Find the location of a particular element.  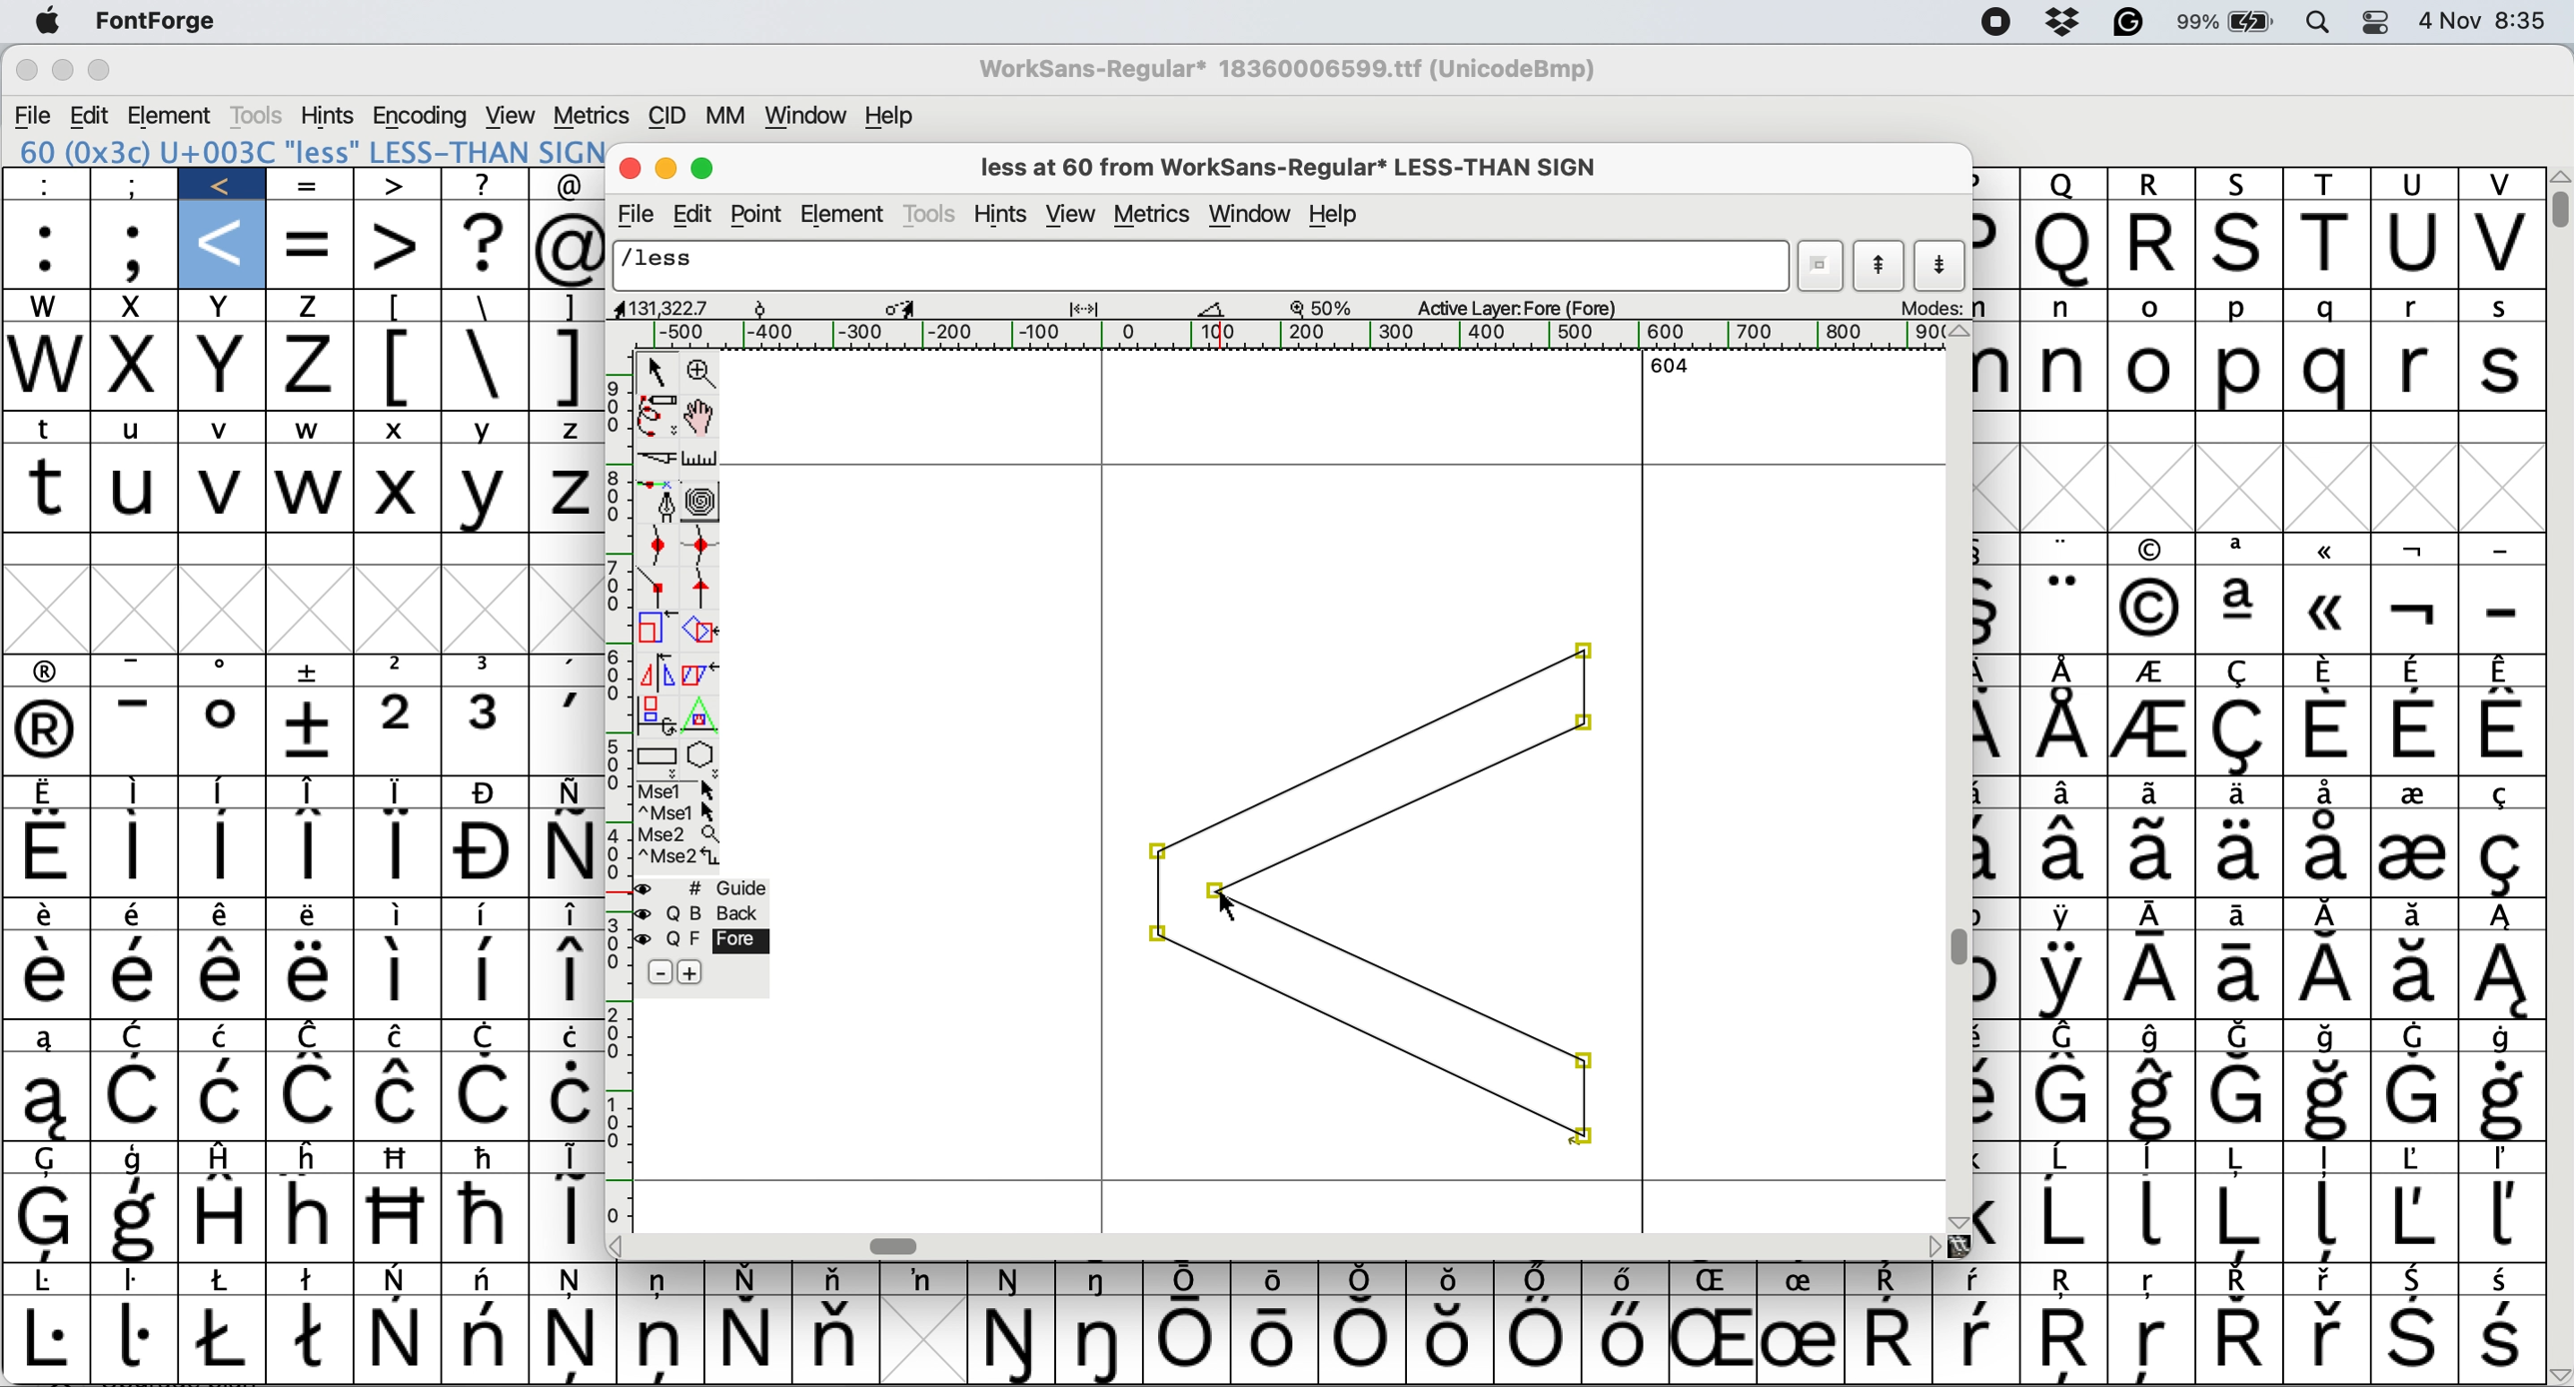

symbol is located at coordinates (139, 1033).